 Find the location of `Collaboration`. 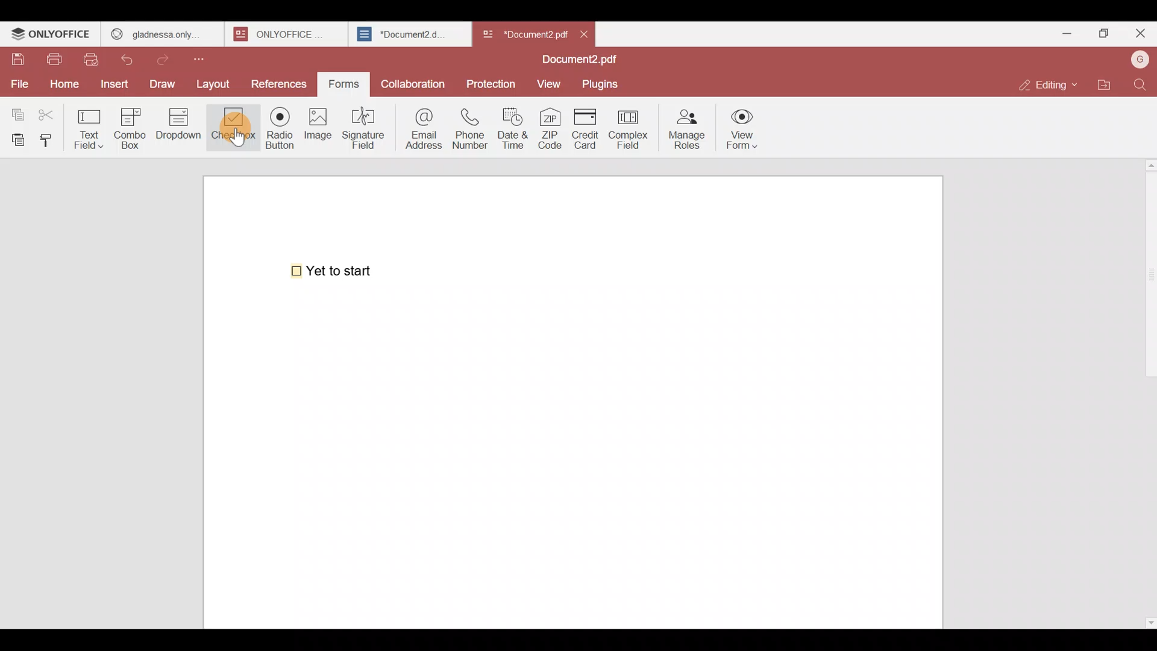

Collaboration is located at coordinates (414, 81).